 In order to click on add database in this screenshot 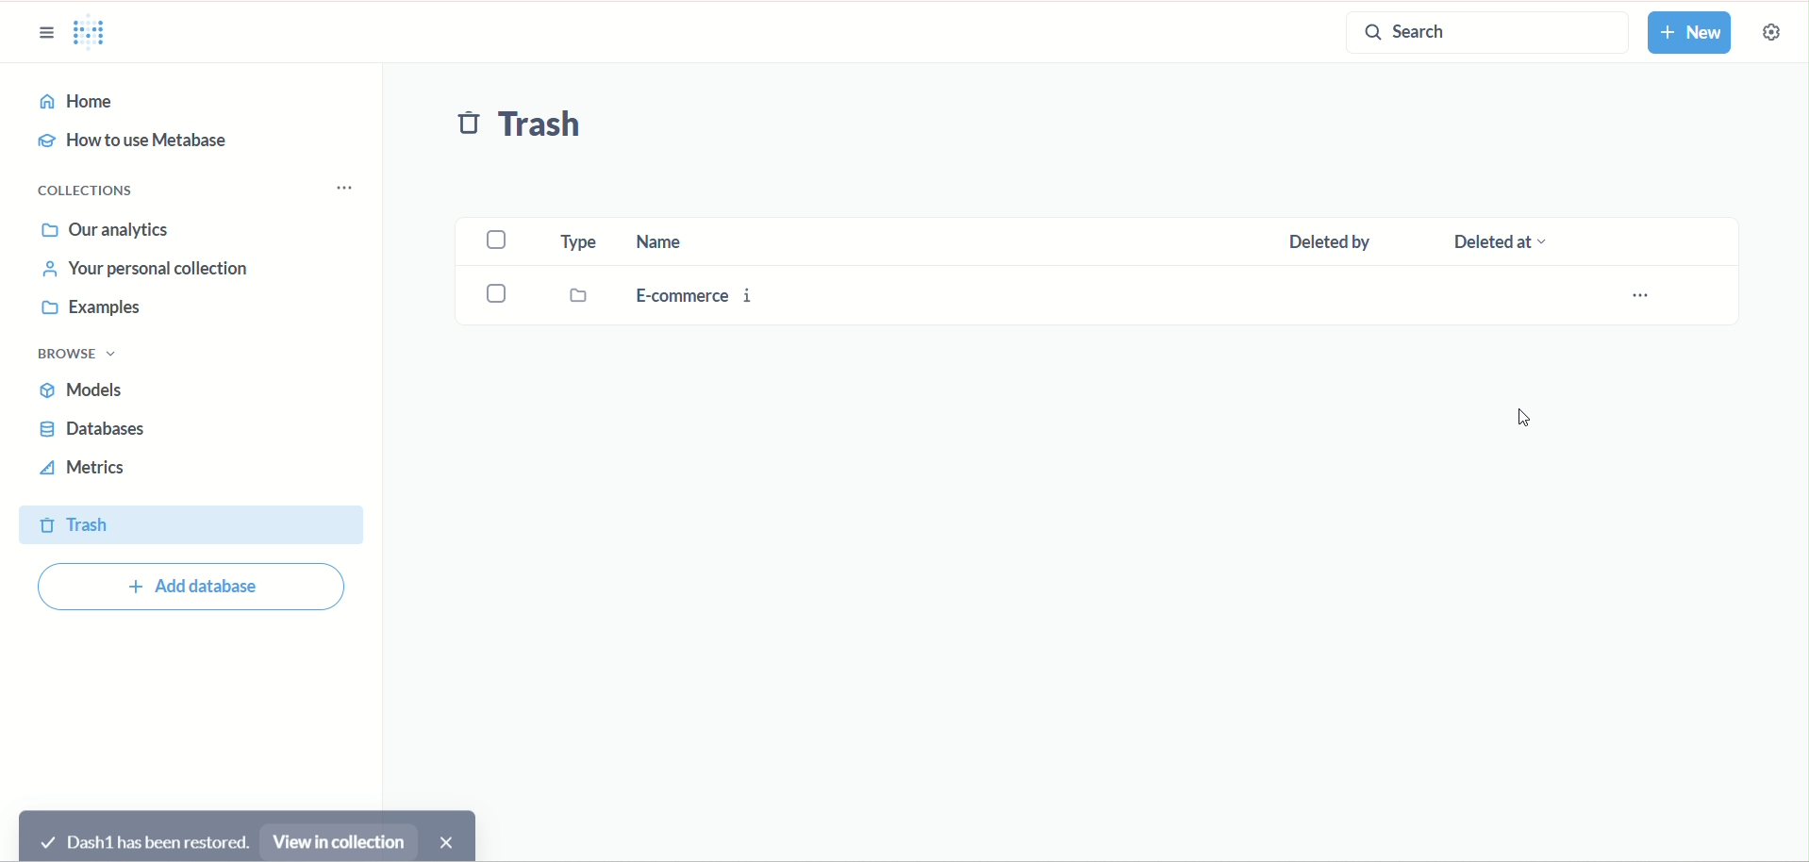, I will do `click(202, 588)`.